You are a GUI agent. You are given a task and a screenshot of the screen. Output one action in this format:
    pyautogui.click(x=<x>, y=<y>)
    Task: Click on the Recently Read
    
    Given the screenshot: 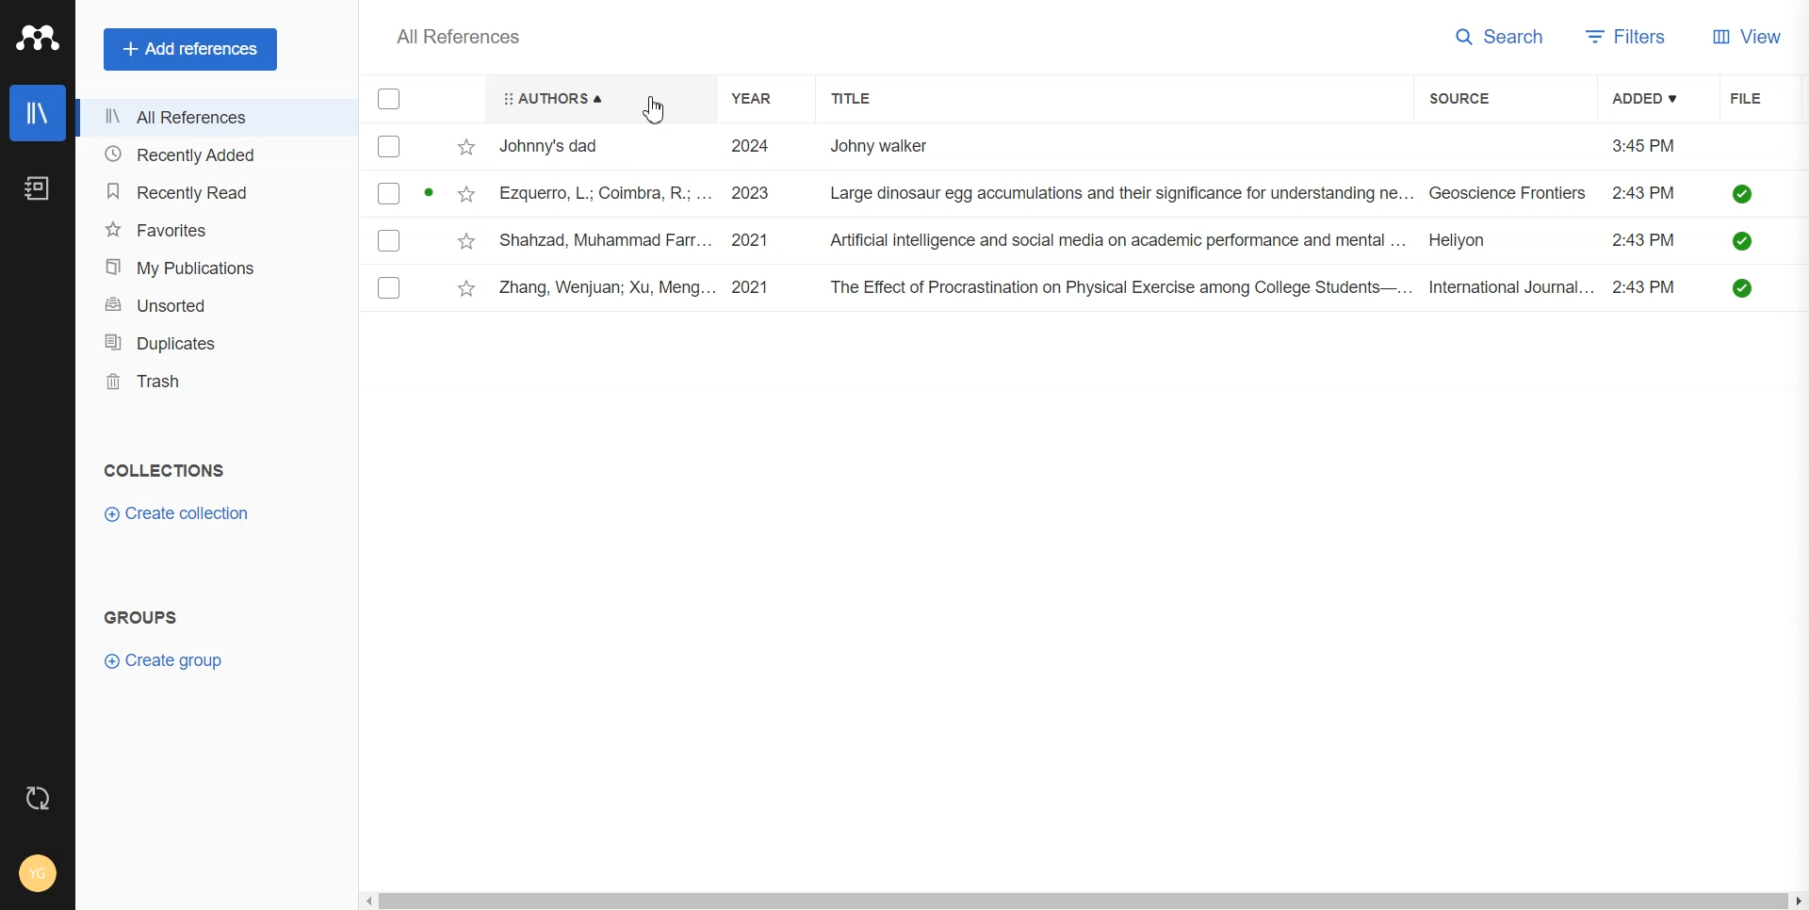 What is the action you would take?
    pyautogui.click(x=208, y=190)
    